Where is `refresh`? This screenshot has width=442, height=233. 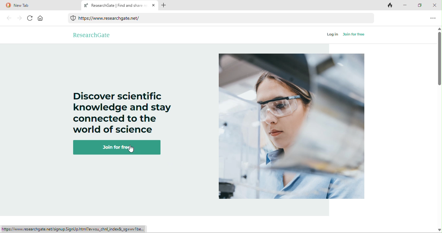
refresh is located at coordinates (30, 18).